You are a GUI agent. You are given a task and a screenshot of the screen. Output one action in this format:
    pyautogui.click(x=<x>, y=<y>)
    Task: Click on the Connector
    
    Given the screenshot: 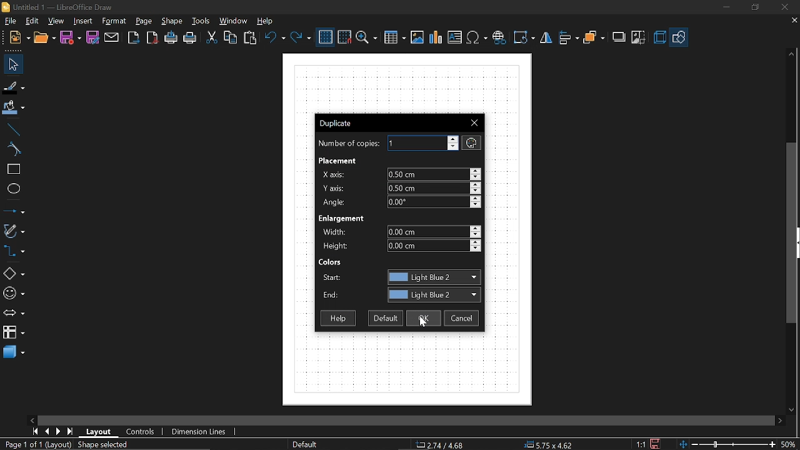 What is the action you would take?
    pyautogui.click(x=14, y=251)
    